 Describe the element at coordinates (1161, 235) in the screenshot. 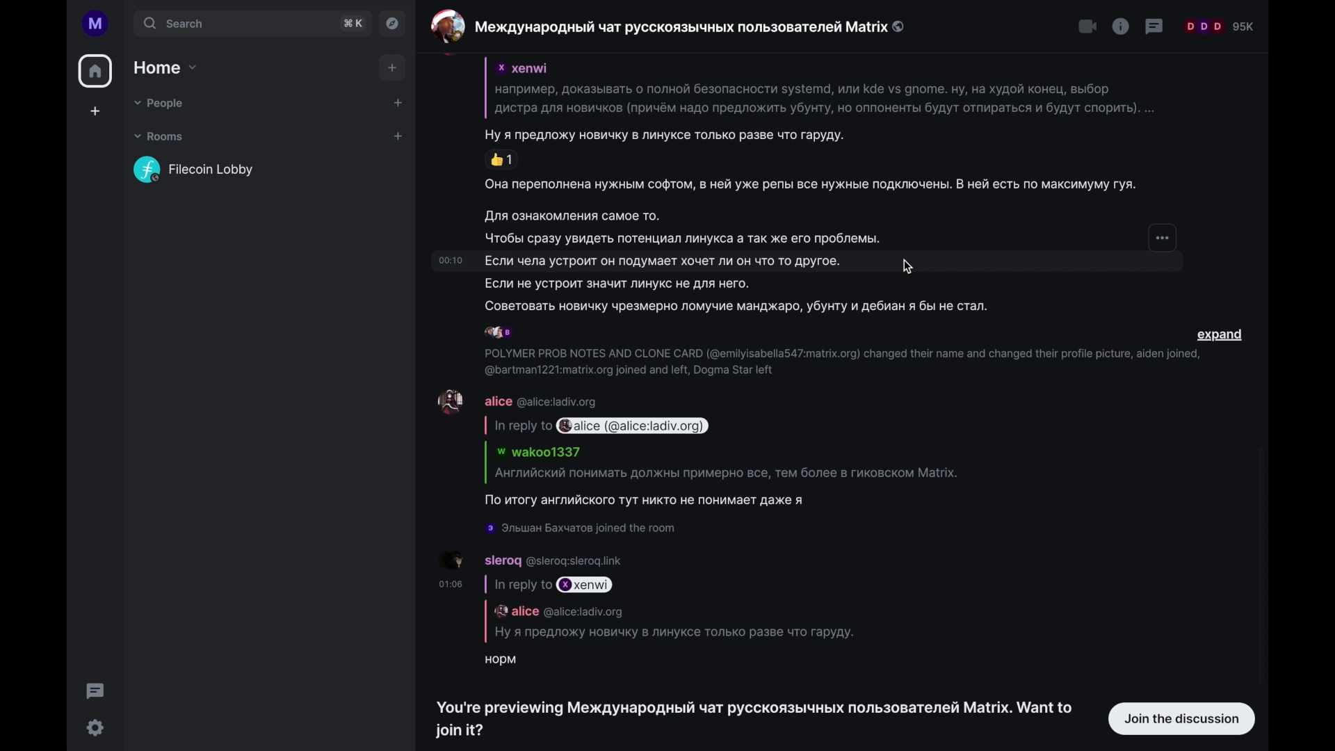

I see `options` at that location.